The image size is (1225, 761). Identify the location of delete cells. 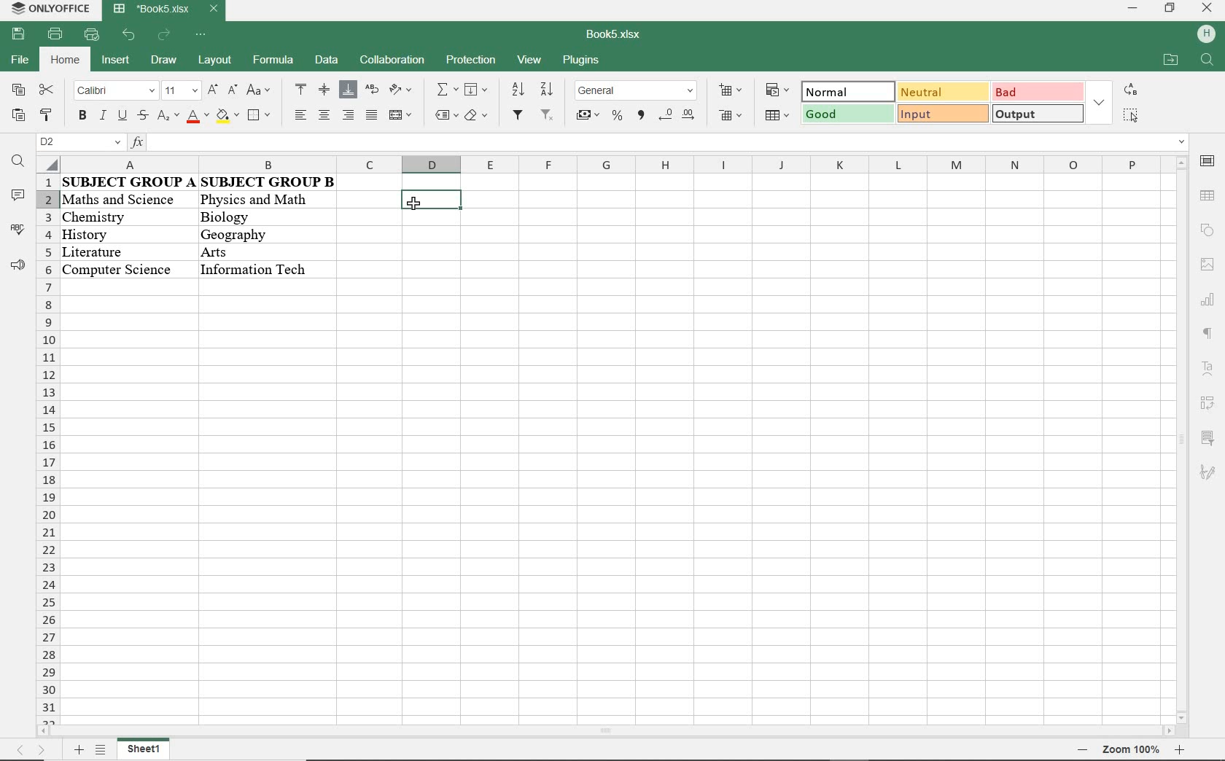
(732, 117).